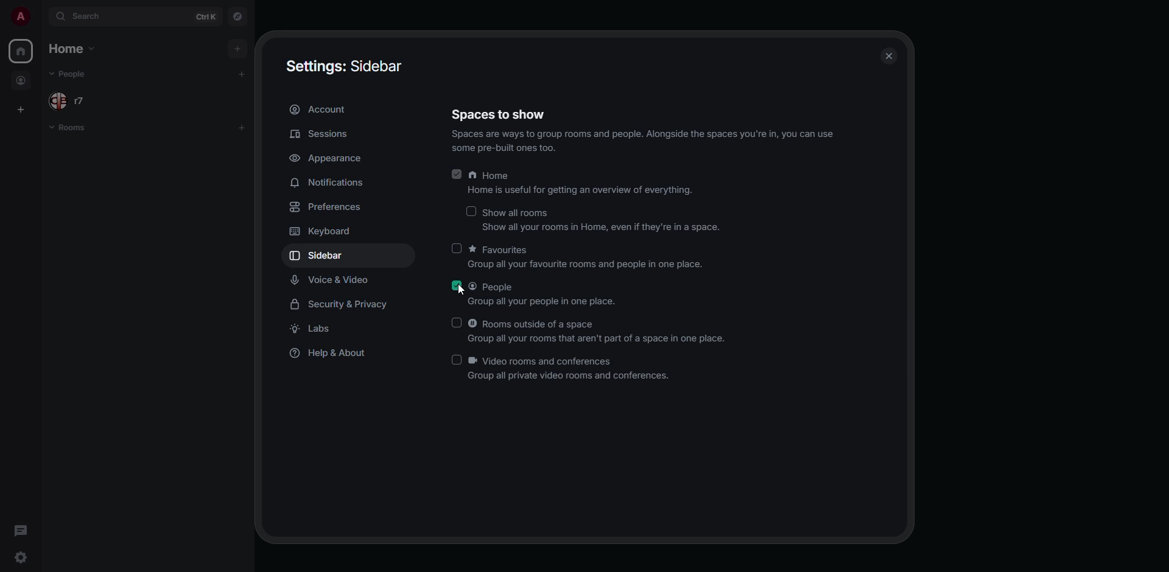 This screenshot has height=572, width=1169. What do you see at coordinates (572, 182) in the screenshot?
I see `HomeHome is useful for getting an overview of everything.` at bounding box center [572, 182].